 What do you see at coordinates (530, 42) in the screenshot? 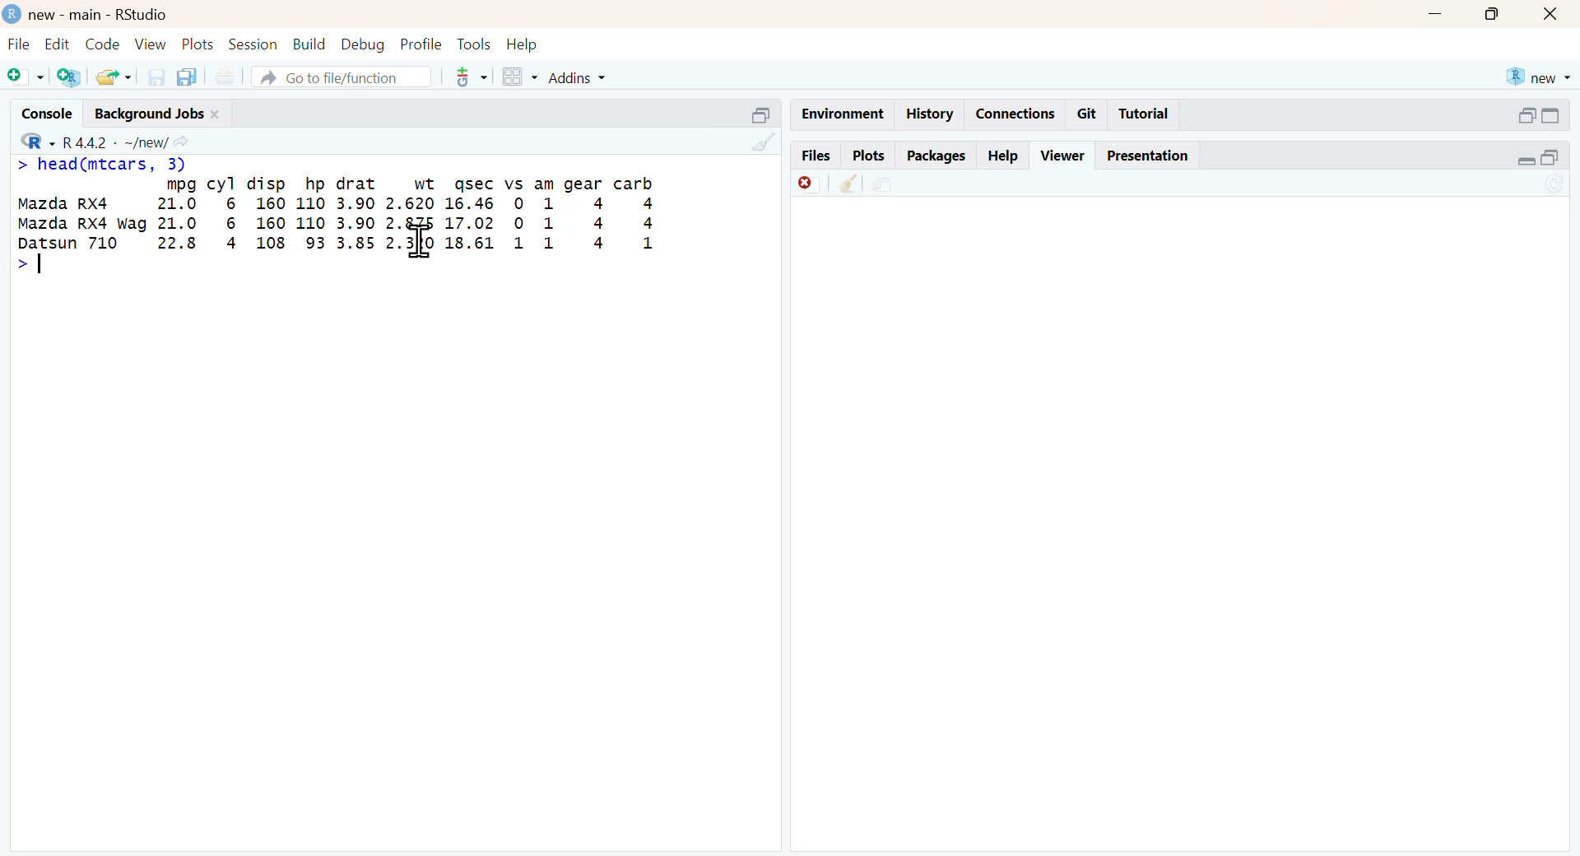
I see `Help` at bounding box center [530, 42].